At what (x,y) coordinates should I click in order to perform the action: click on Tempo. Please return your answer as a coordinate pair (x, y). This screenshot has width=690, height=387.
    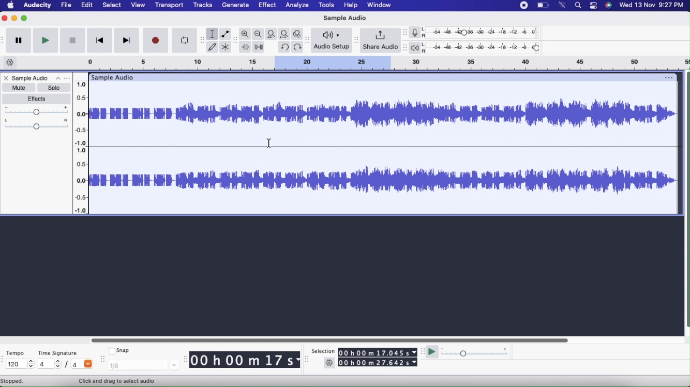
    Looking at the image, I should click on (18, 352).